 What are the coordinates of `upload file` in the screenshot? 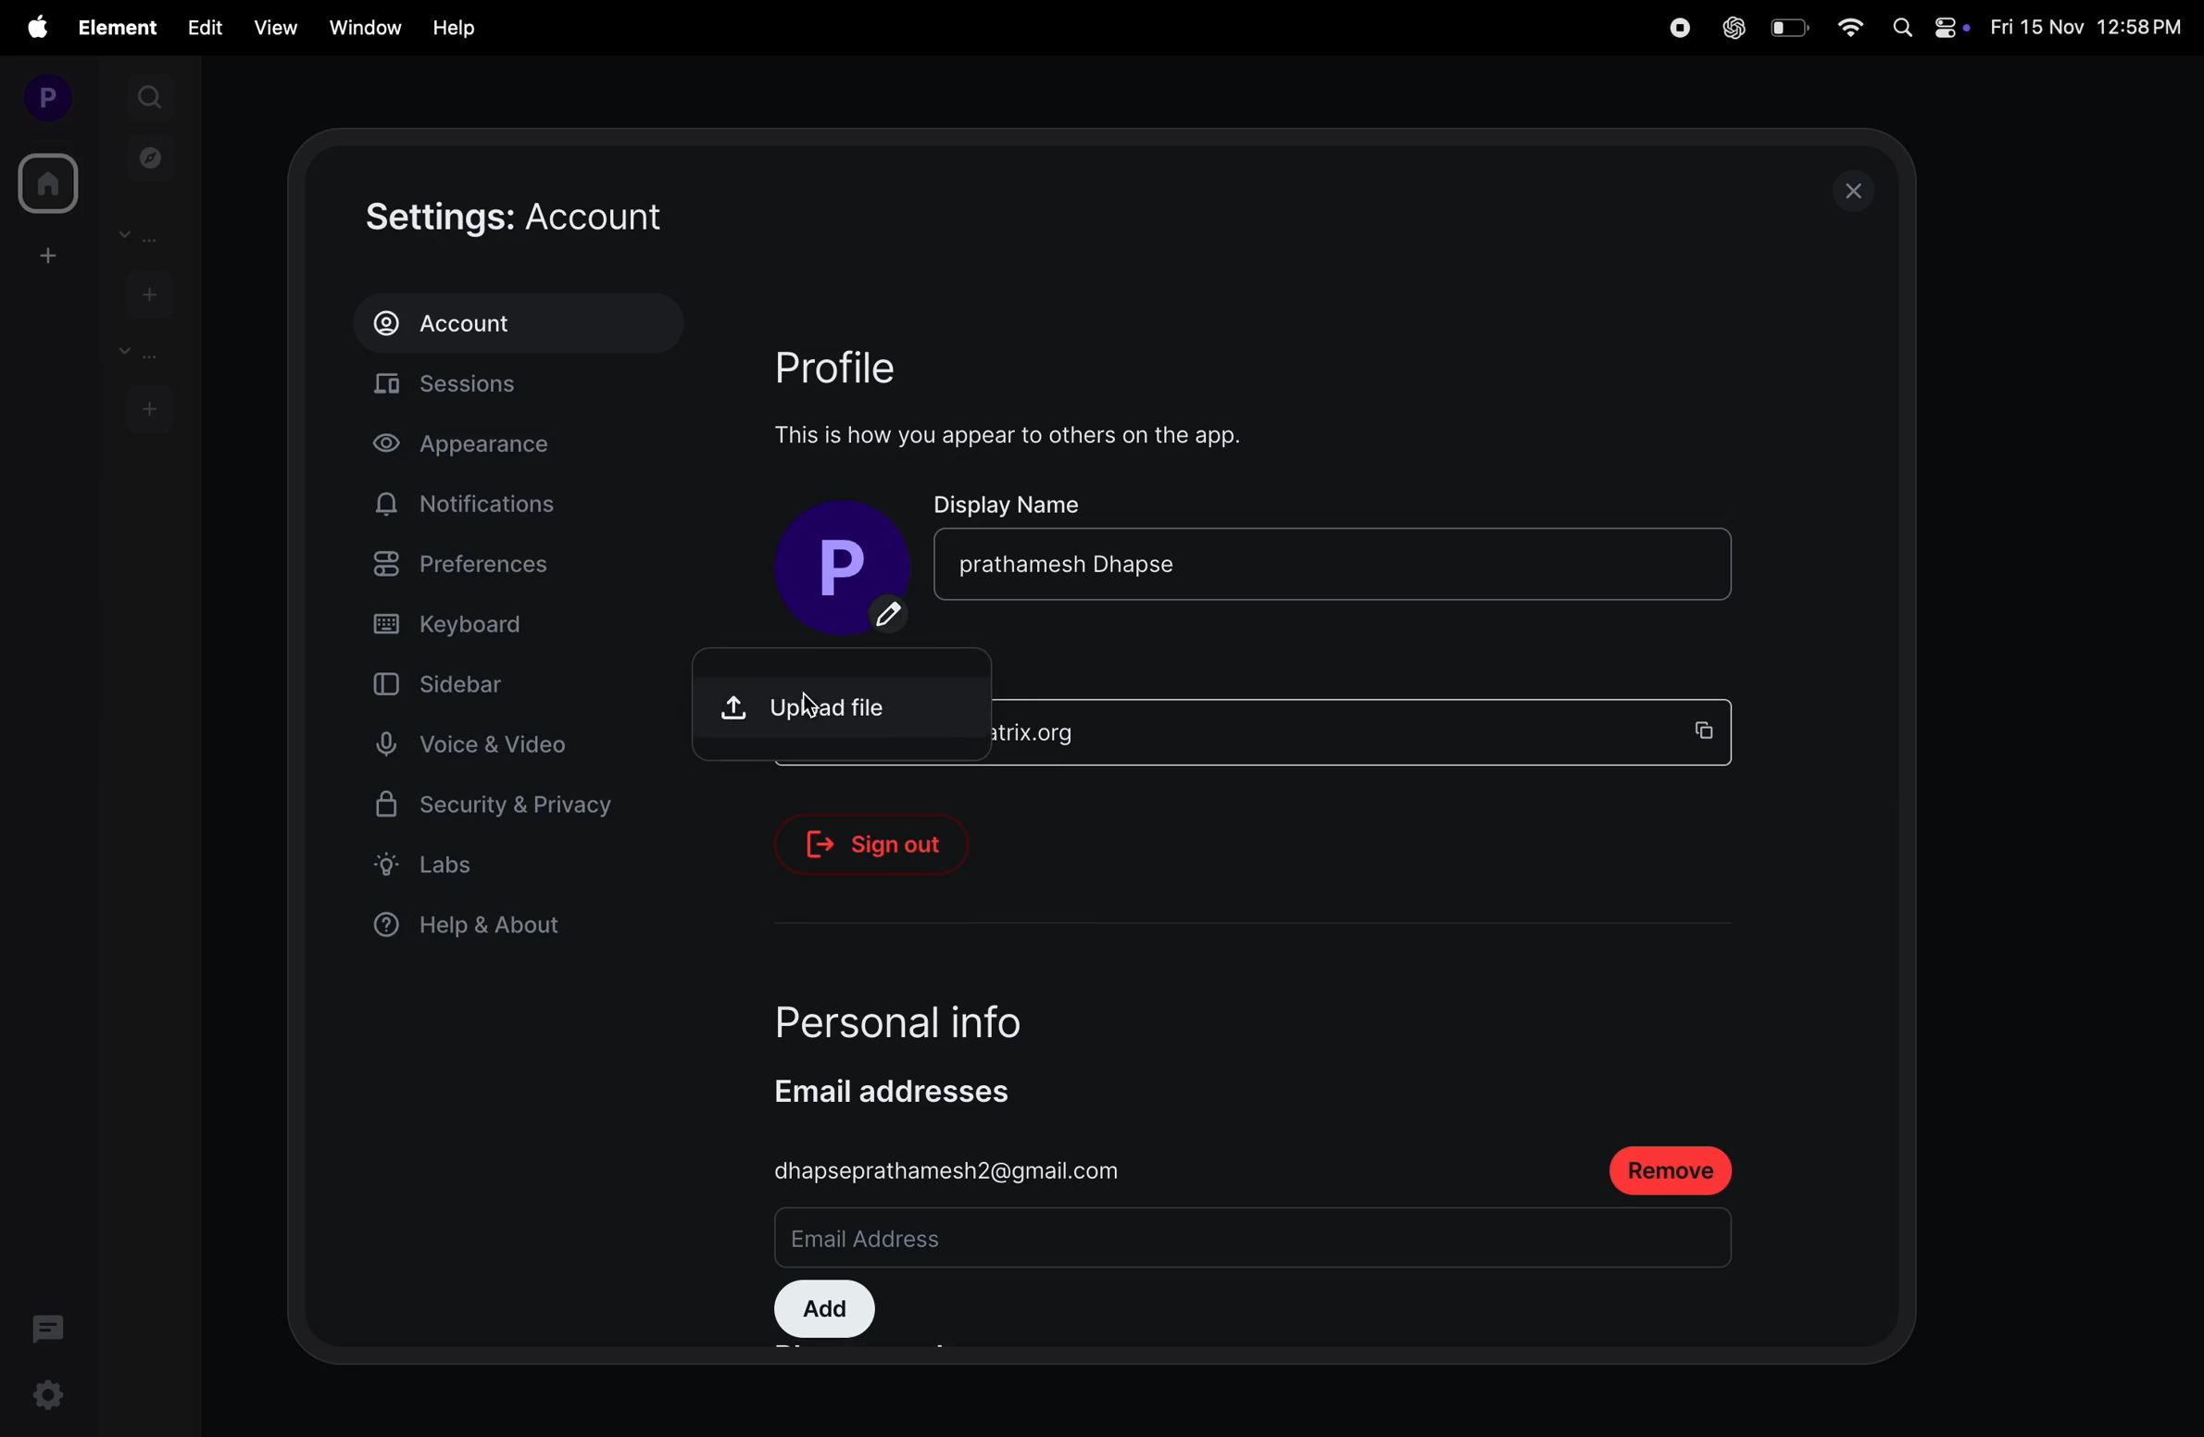 It's located at (849, 696).